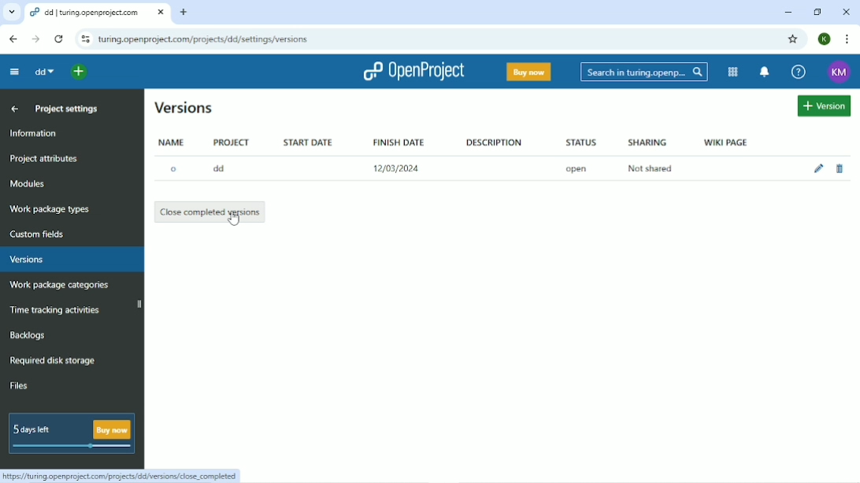 Image resolution: width=860 pixels, height=483 pixels. I want to click on Account, so click(826, 39).